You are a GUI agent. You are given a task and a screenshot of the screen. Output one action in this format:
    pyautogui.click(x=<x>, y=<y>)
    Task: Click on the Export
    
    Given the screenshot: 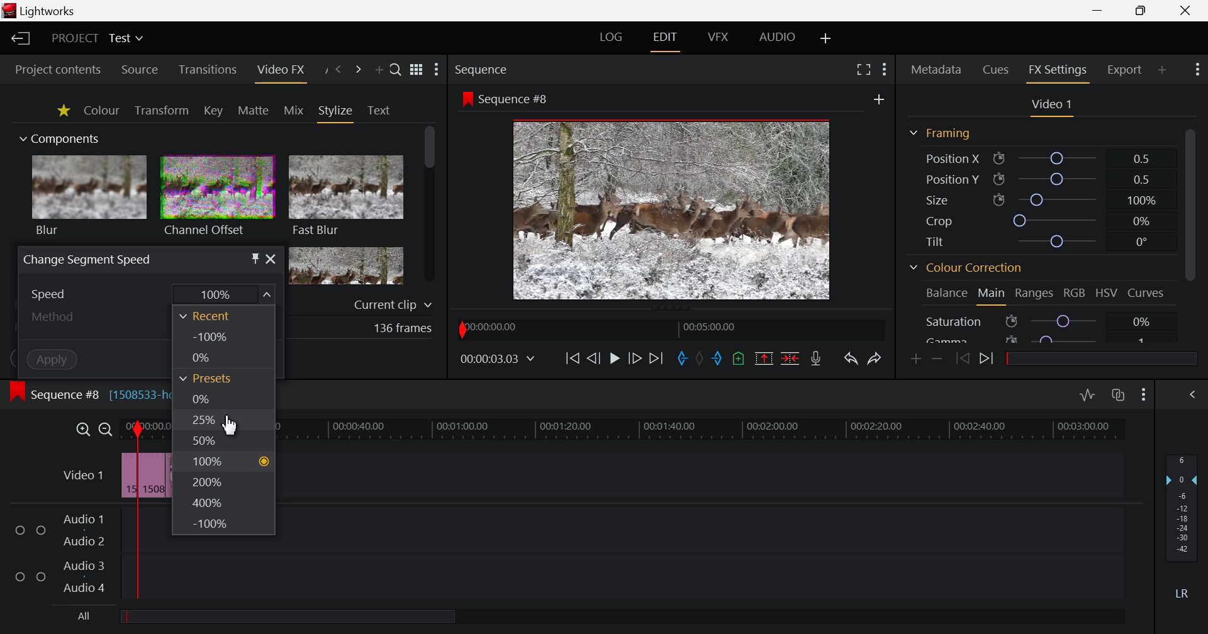 What is the action you would take?
    pyautogui.click(x=1126, y=69)
    